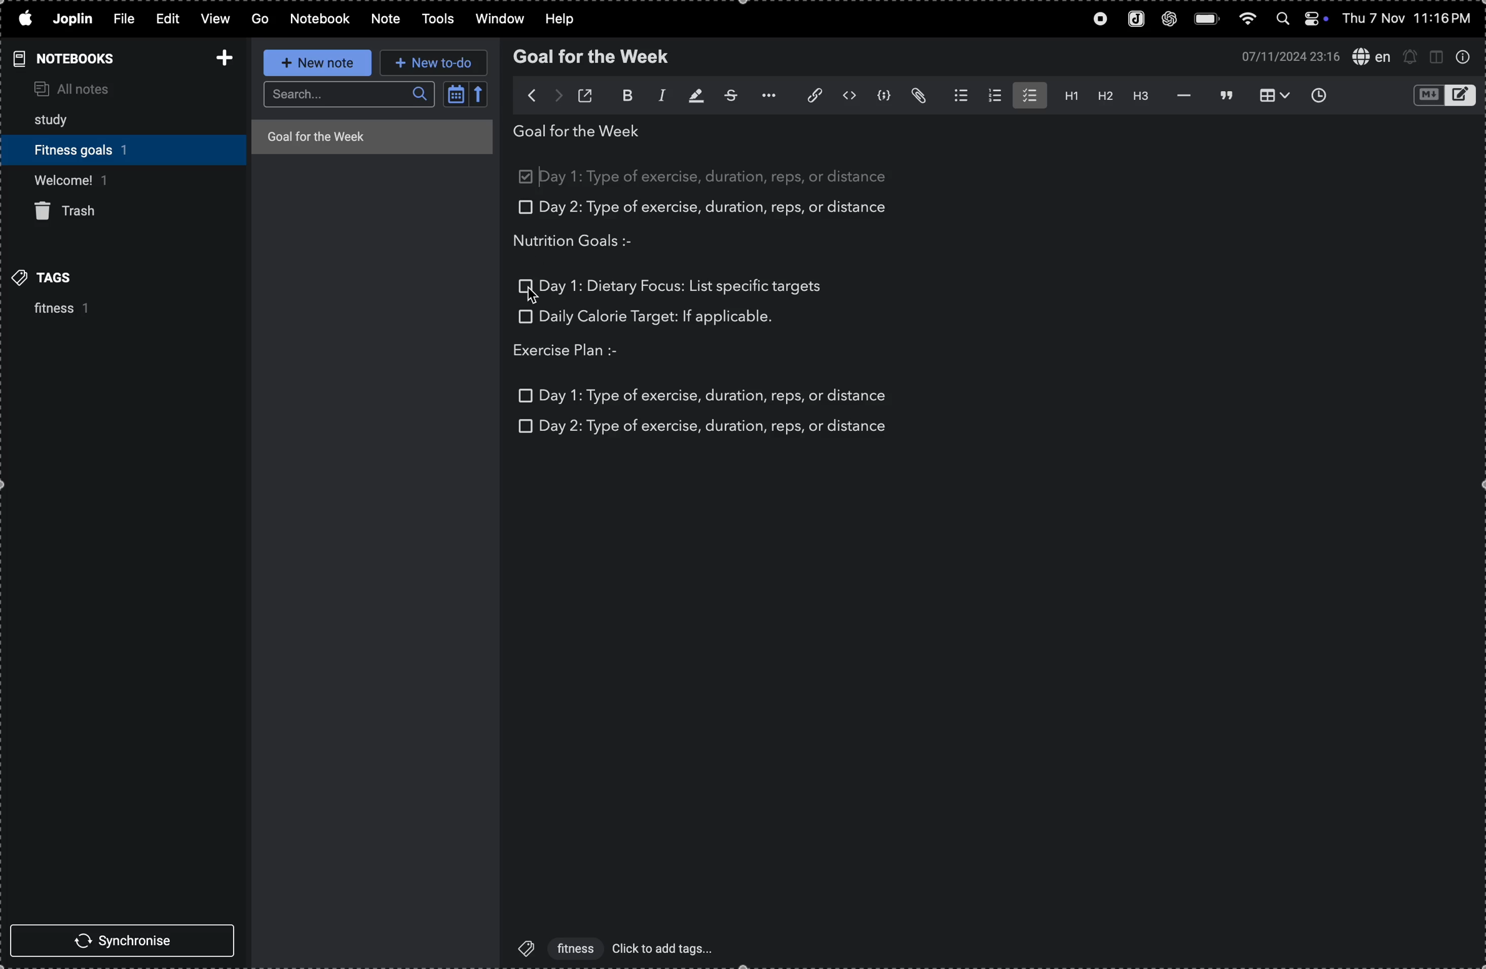  Describe the element at coordinates (216, 19) in the screenshot. I see `view` at that location.